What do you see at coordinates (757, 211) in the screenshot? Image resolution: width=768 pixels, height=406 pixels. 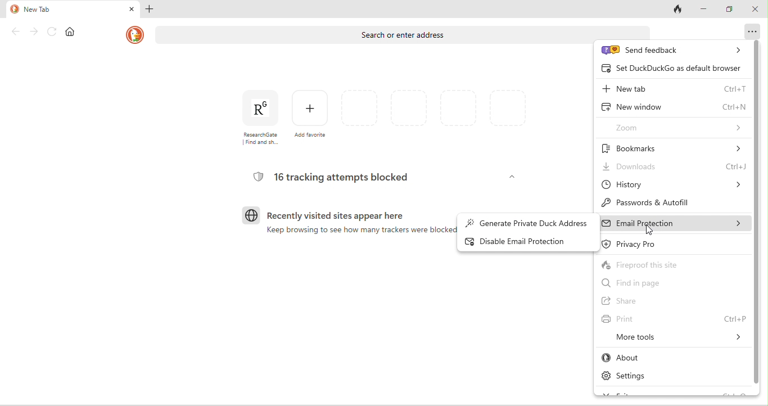 I see `vertical scoll bar` at bounding box center [757, 211].